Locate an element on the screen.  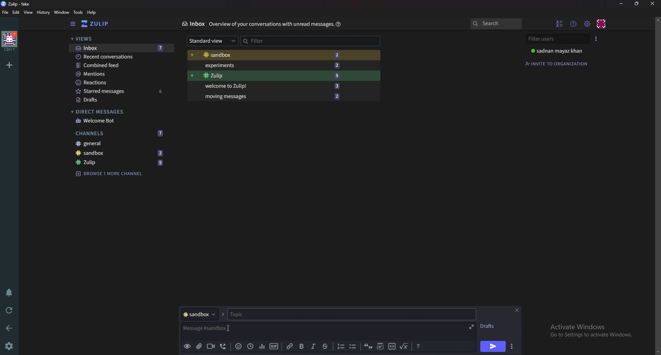
Strike through is located at coordinates (325, 346).